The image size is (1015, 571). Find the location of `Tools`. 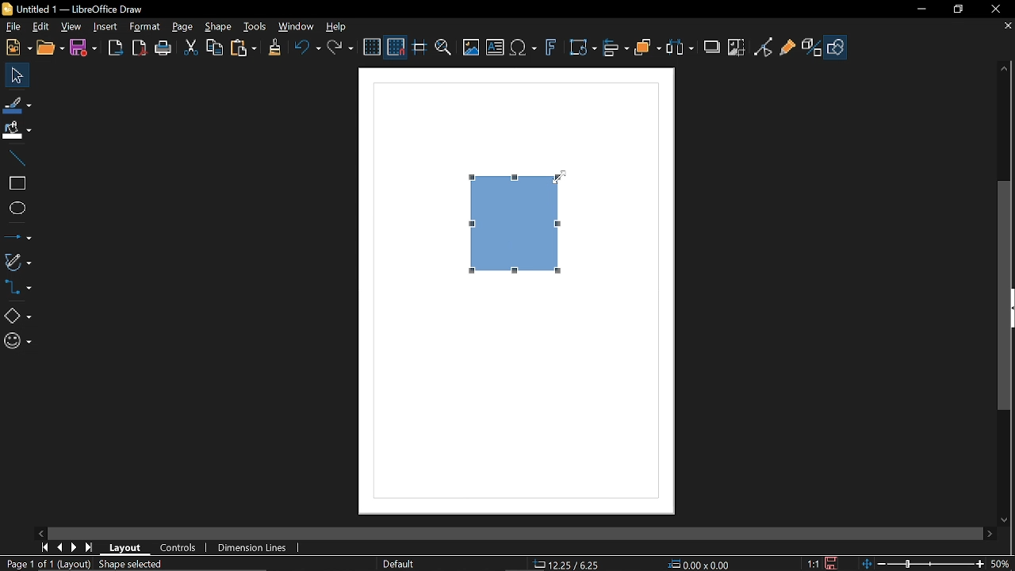

Tools is located at coordinates (255, 26).